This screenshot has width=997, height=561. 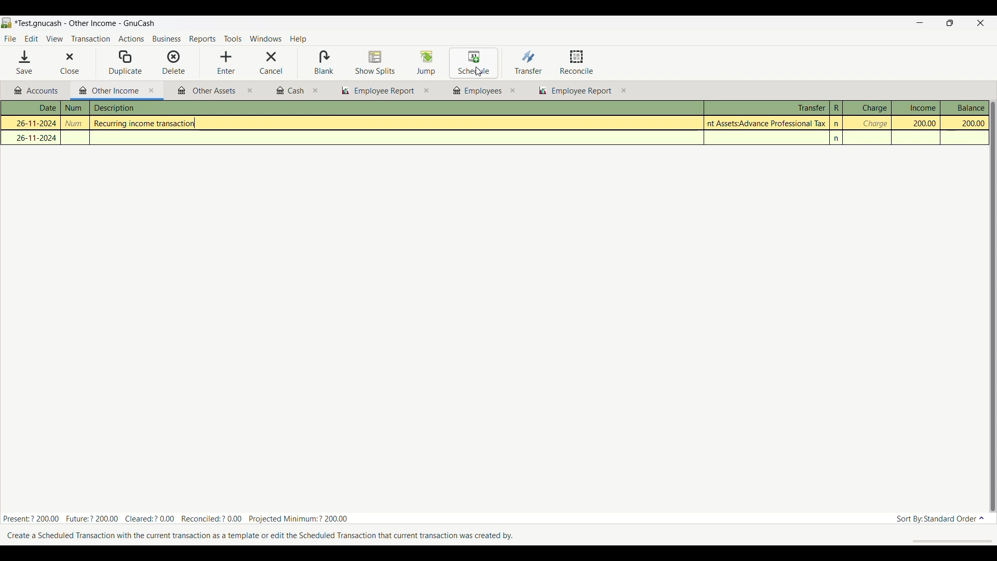 I want to click on cursor, so click(x=480, y=72).